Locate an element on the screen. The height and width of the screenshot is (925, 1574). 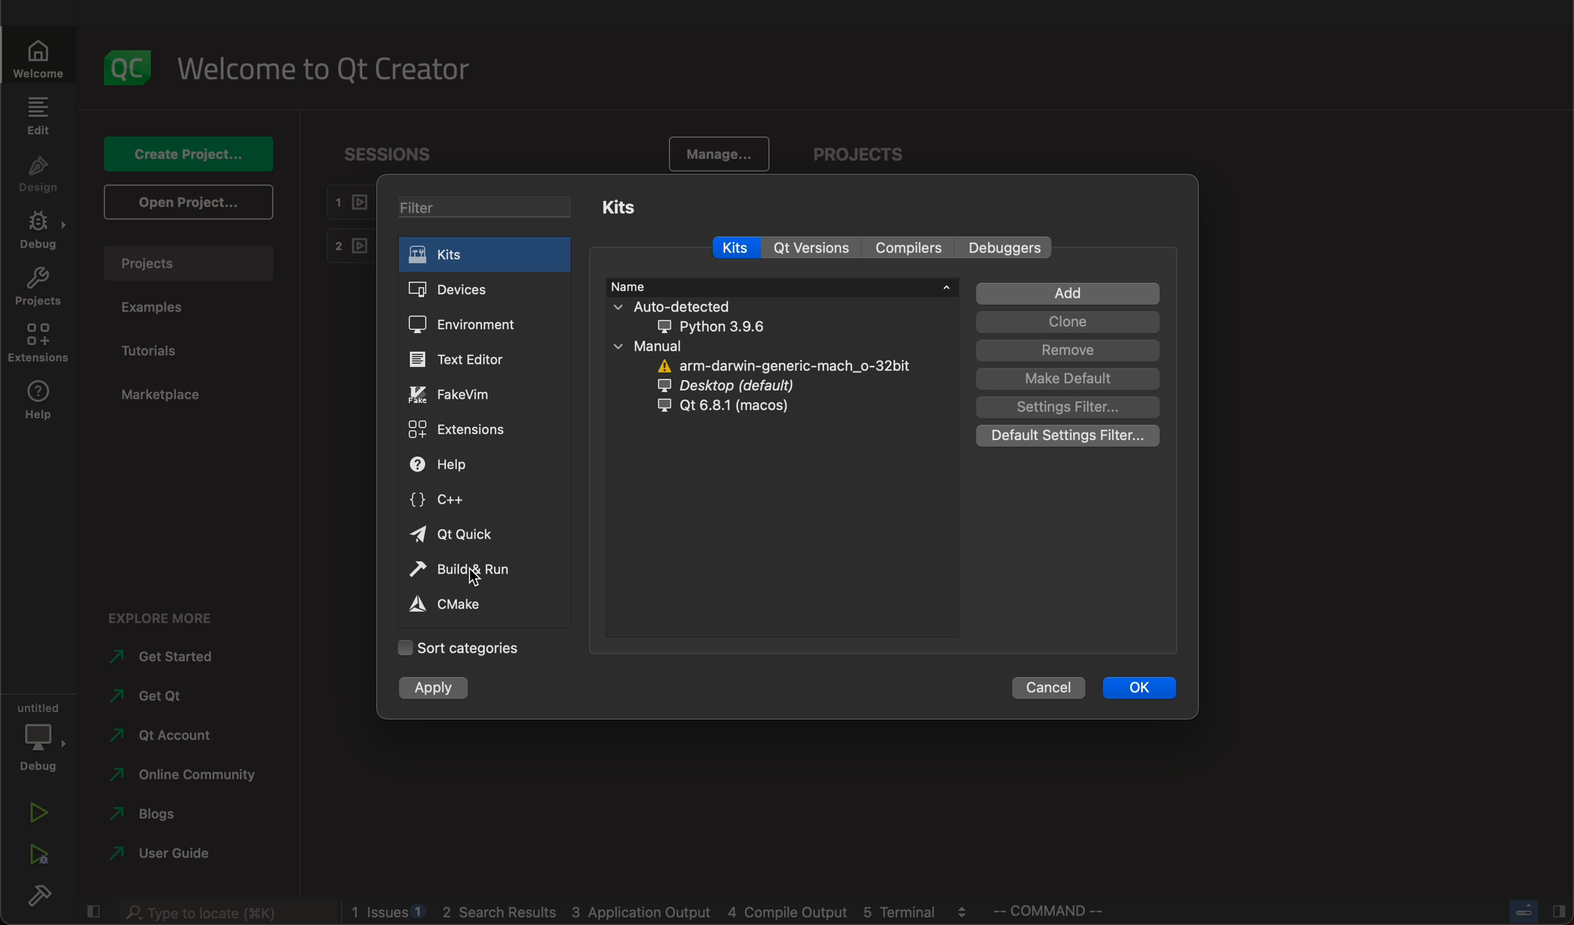
projects is located at coordinates (863, 151).